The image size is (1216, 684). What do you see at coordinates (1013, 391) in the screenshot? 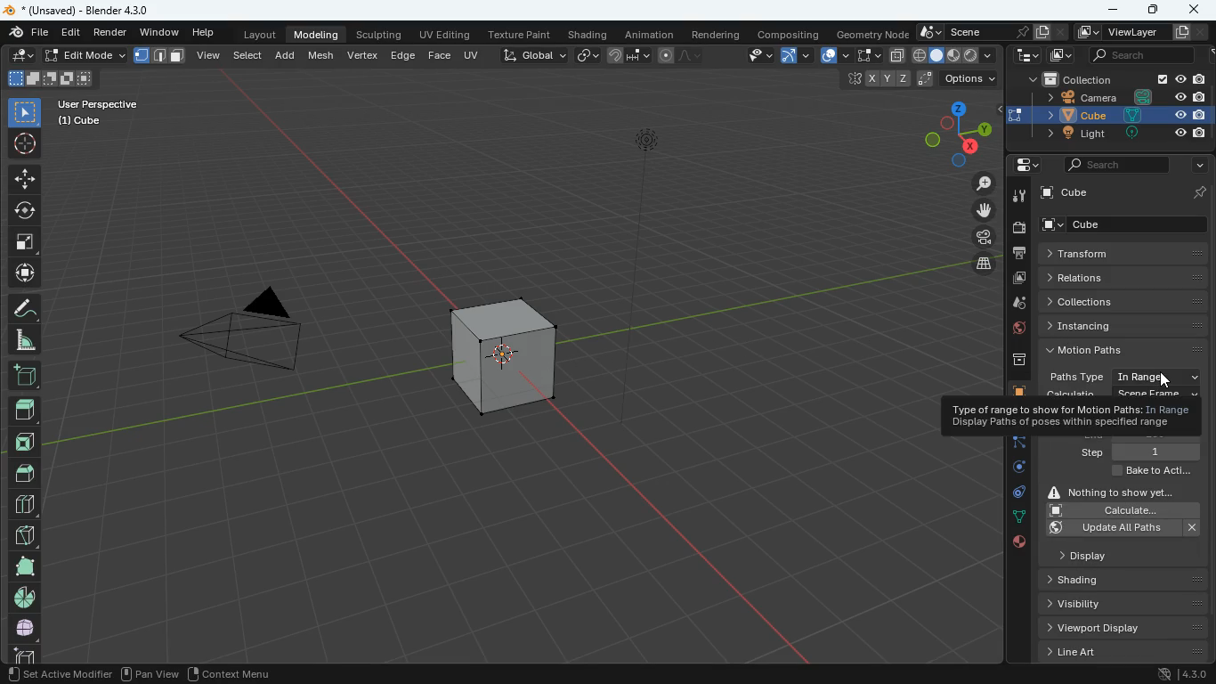
I see `cube` at bounding box center [1013, 391].